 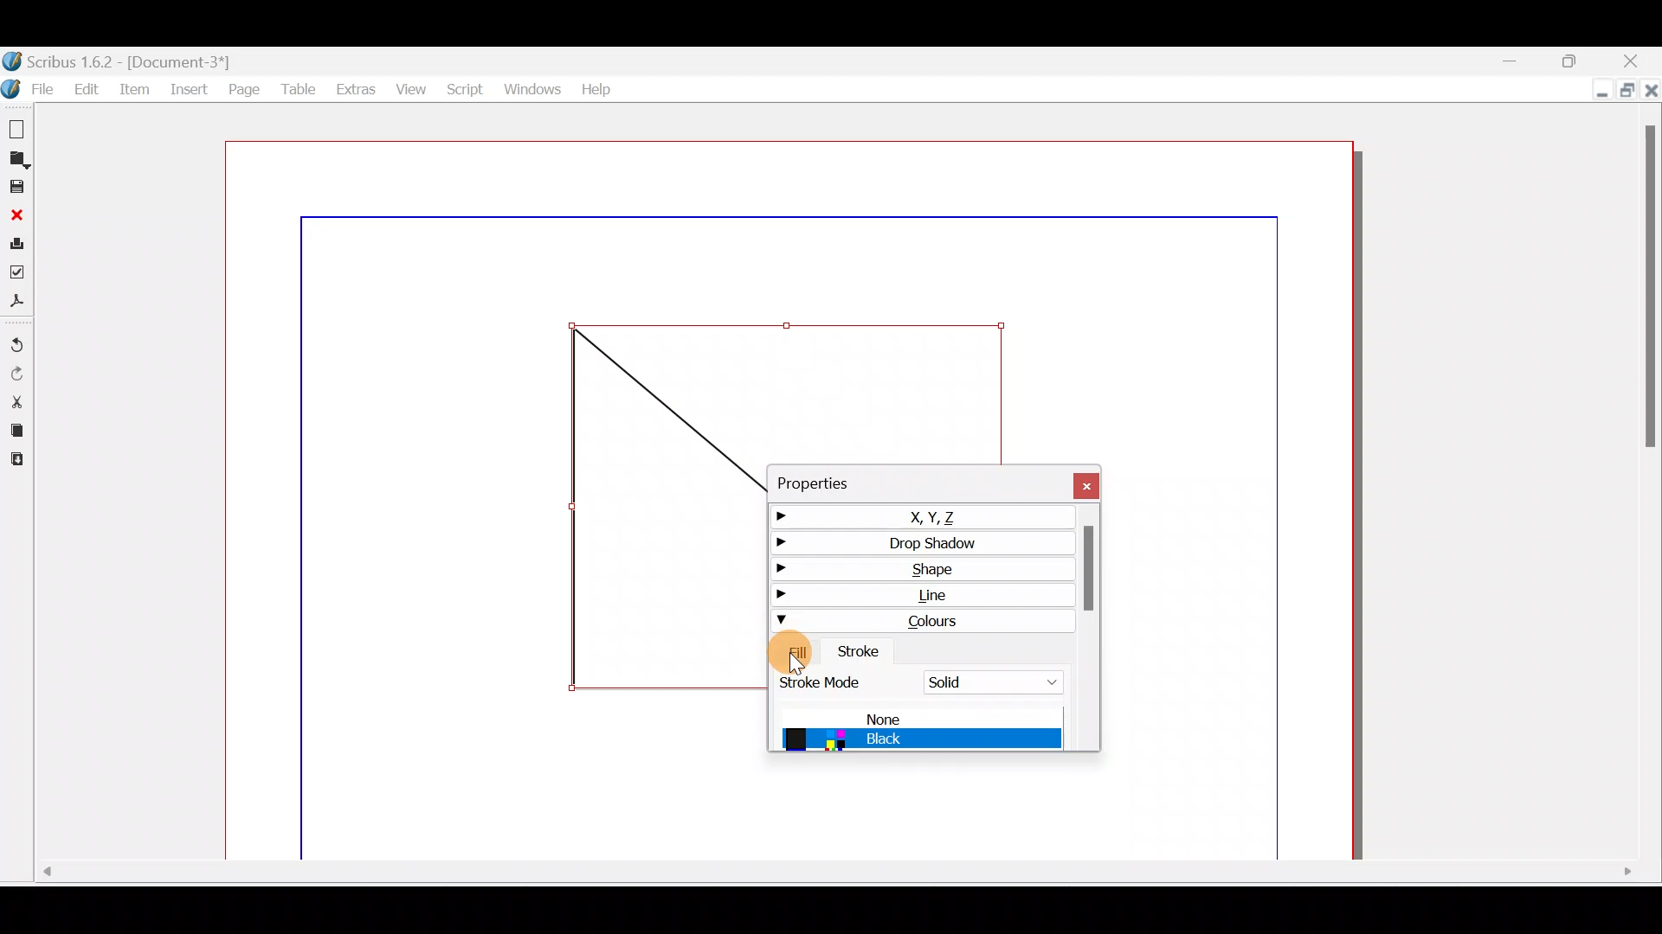 What do you see at coordinates (19, 339) in the screenshot?
I see `Undo` at bounding box center [19, 339].